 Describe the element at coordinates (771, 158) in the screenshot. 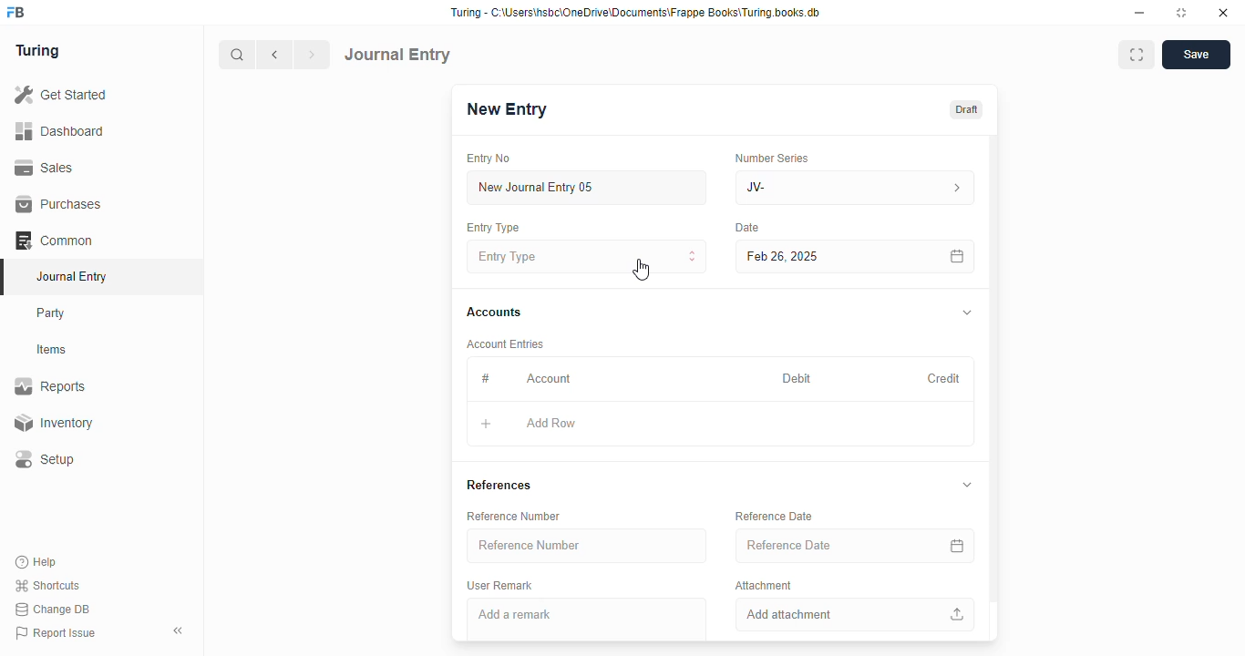

I see `number series` at that location.